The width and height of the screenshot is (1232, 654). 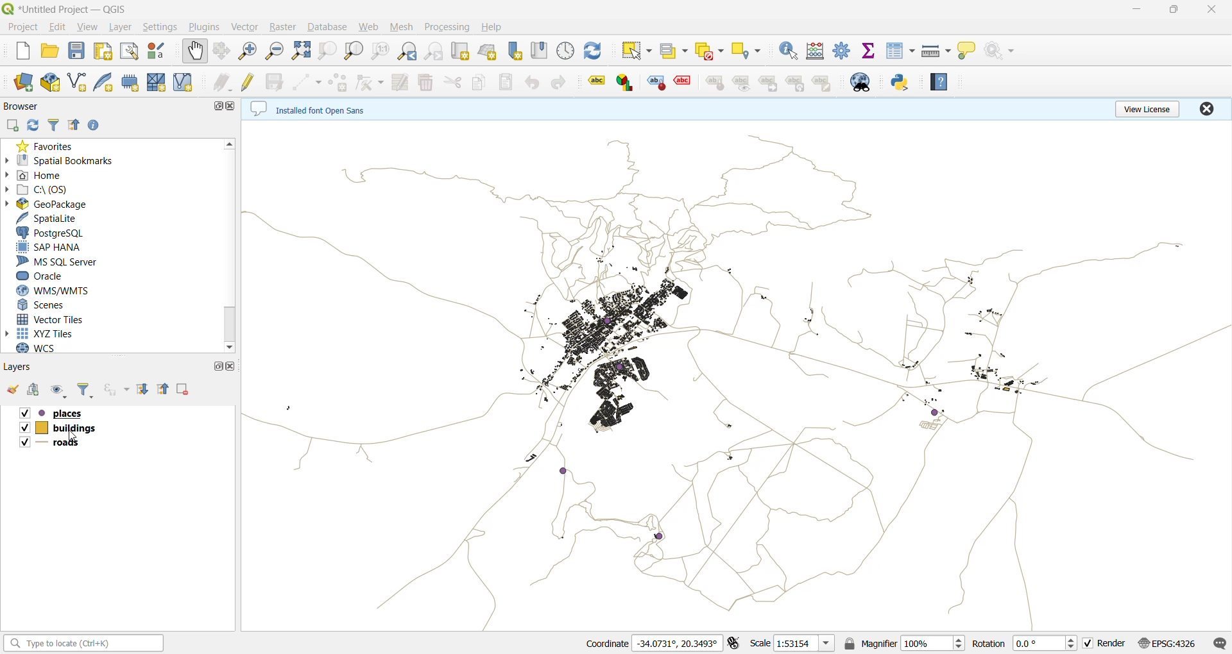 What do you see at coordinates (370, 29) in the screenshot?
I see `web` at bounding box center [370, 29].